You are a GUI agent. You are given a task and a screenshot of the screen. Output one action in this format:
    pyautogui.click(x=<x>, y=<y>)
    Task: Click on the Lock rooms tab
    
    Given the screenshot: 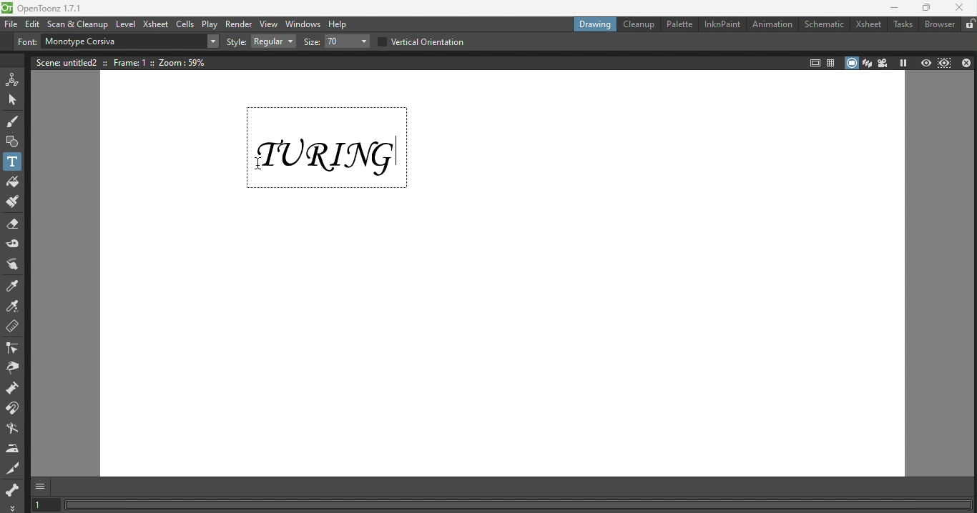 What is the action you would take?
    pyautogui.click(x=968, y=25)
    